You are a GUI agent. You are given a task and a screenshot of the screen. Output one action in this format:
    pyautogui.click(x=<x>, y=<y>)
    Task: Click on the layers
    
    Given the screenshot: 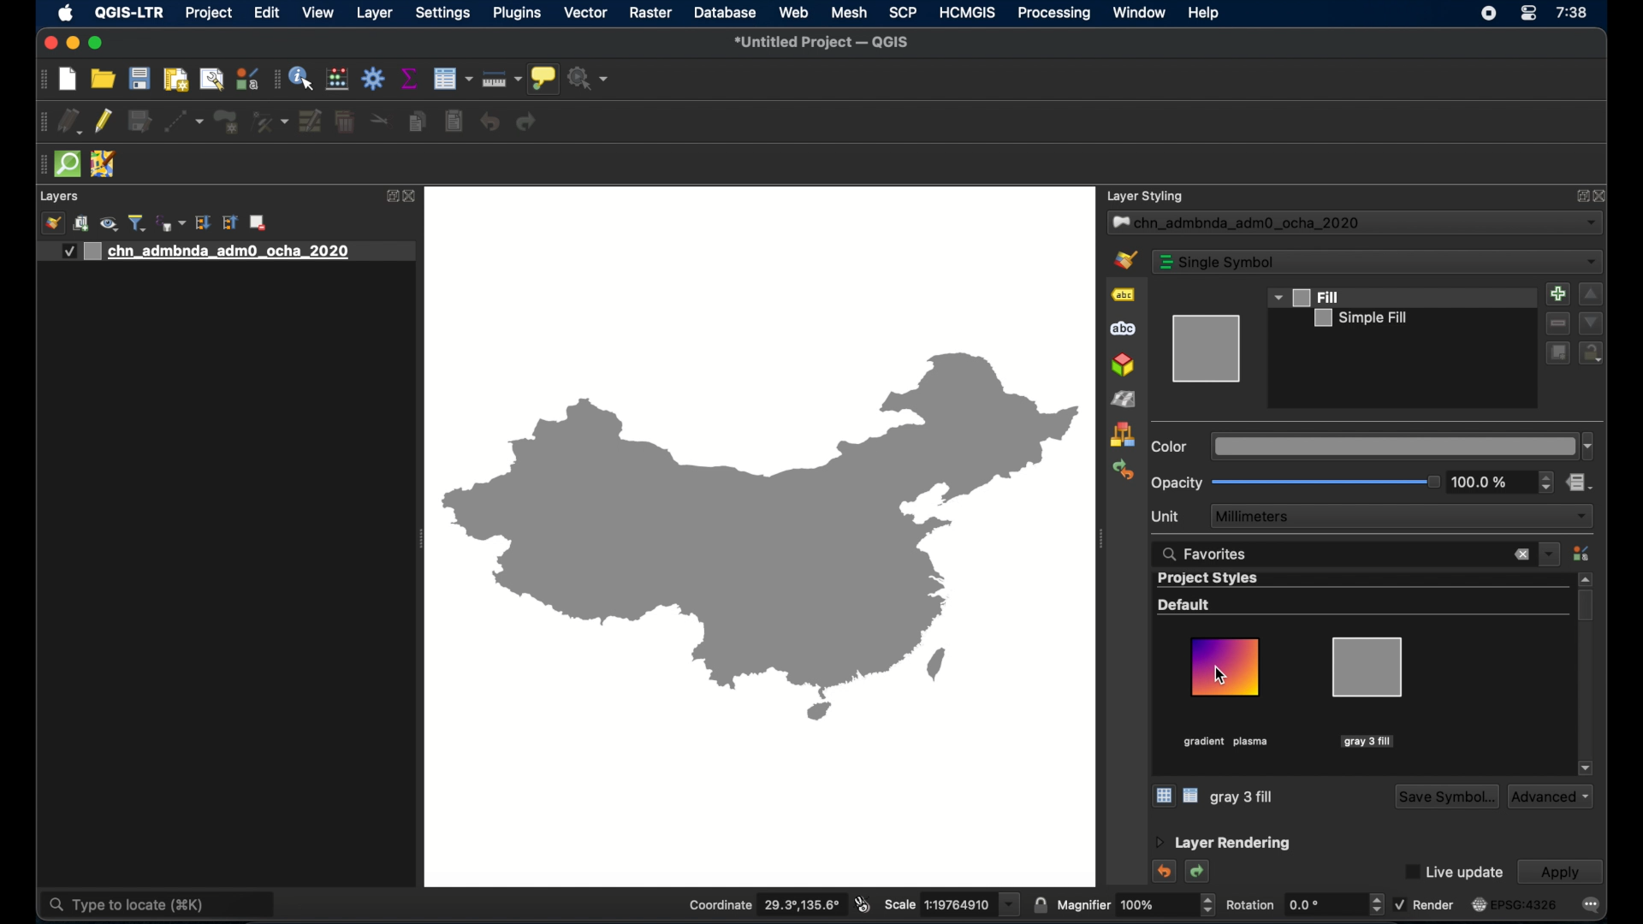 What is the action you would take?
    pyautogui.click(x=59, y=197)
    